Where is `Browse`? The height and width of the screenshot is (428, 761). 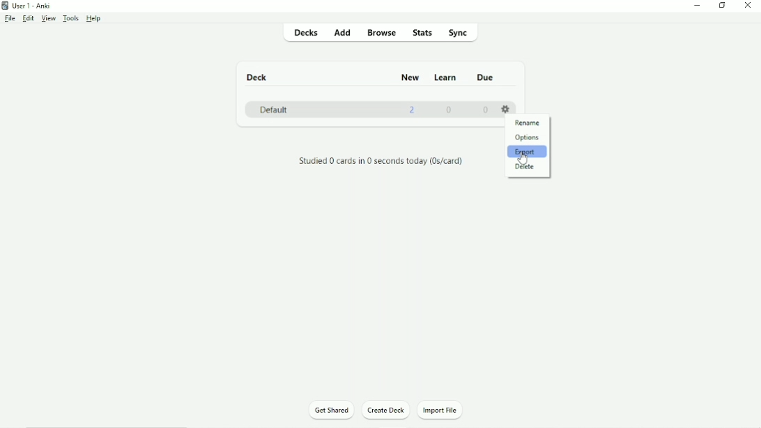
Browse is located at coordinates (379, 32).